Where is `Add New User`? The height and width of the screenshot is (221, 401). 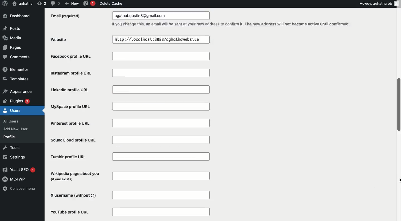 Add New User is located at coordinates (15, 129).